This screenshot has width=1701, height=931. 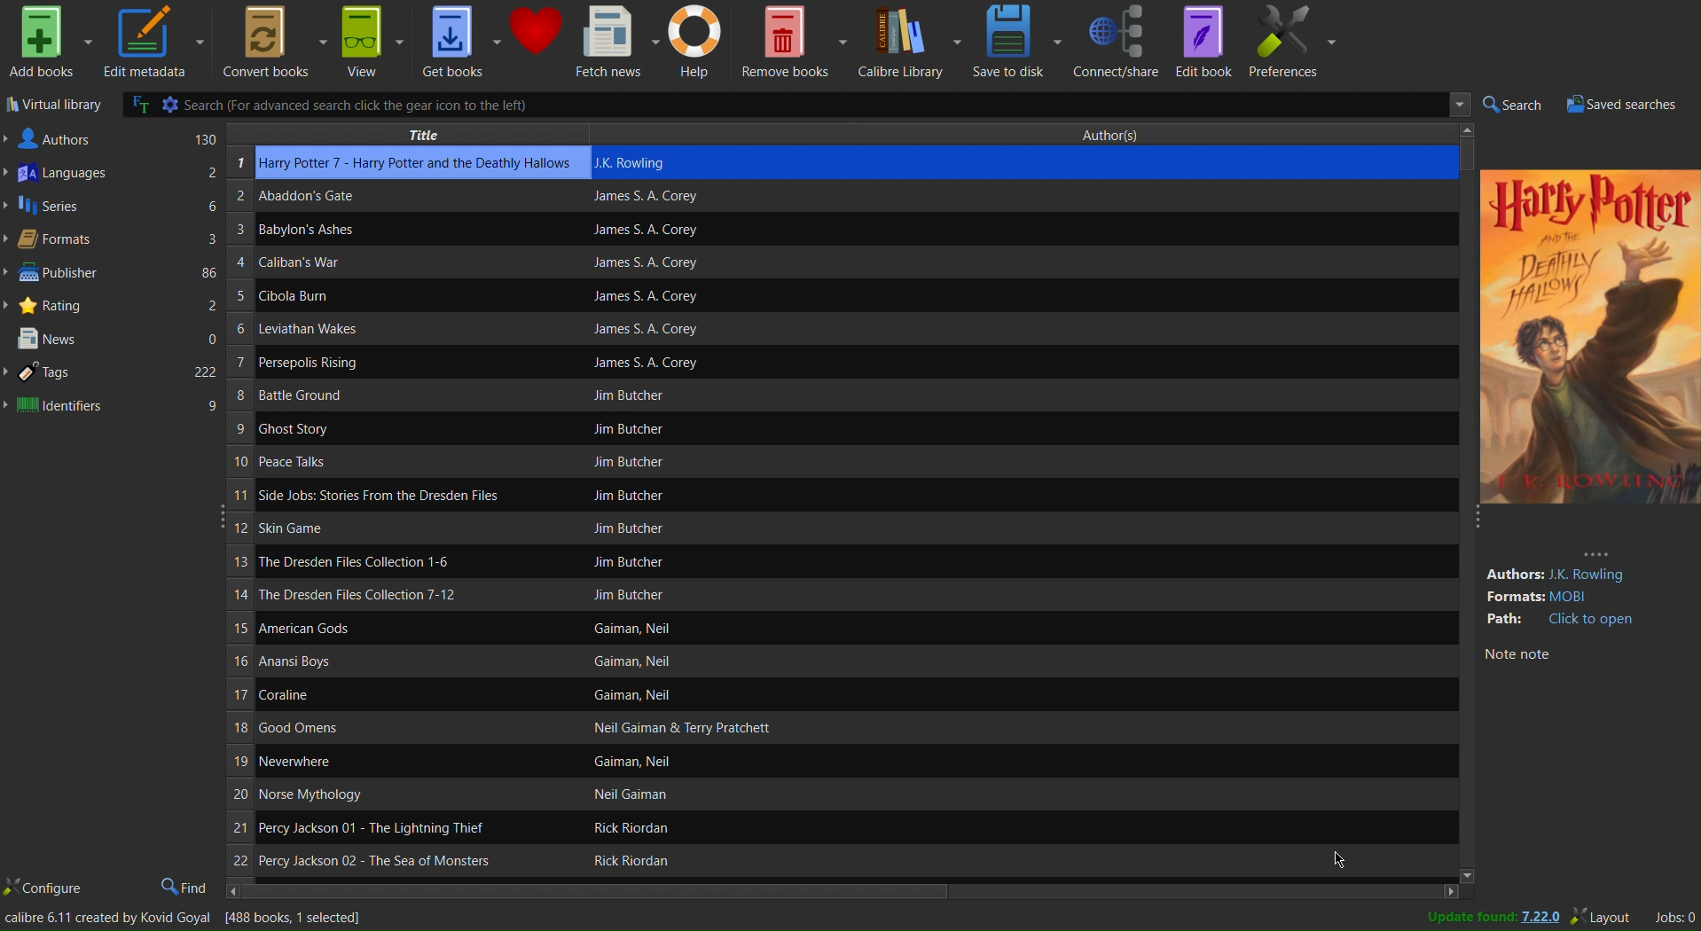 What do you see at coordinates (114, 372) in the screenshot?
I see `Tags` at bounding box center [114, 372].